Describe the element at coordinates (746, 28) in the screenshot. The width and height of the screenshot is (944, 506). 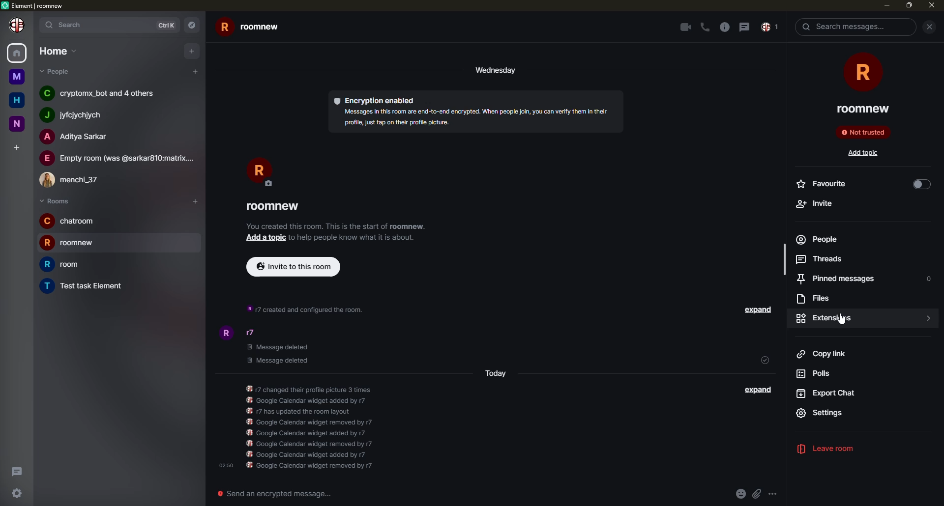
I see `message` at that location.